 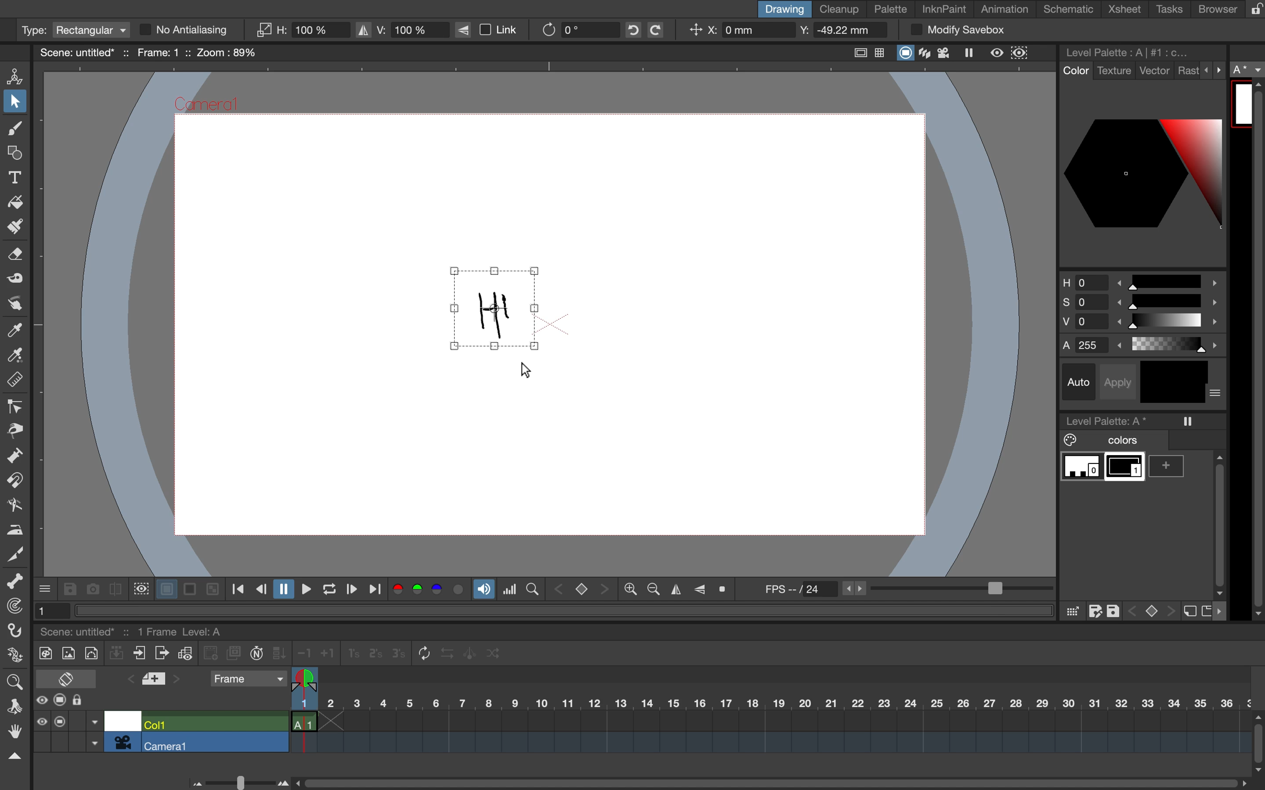 What do you see at coordinates (236, 781) in the screenshot?
I see `time line bar scale` at bounding box center [236, 781].